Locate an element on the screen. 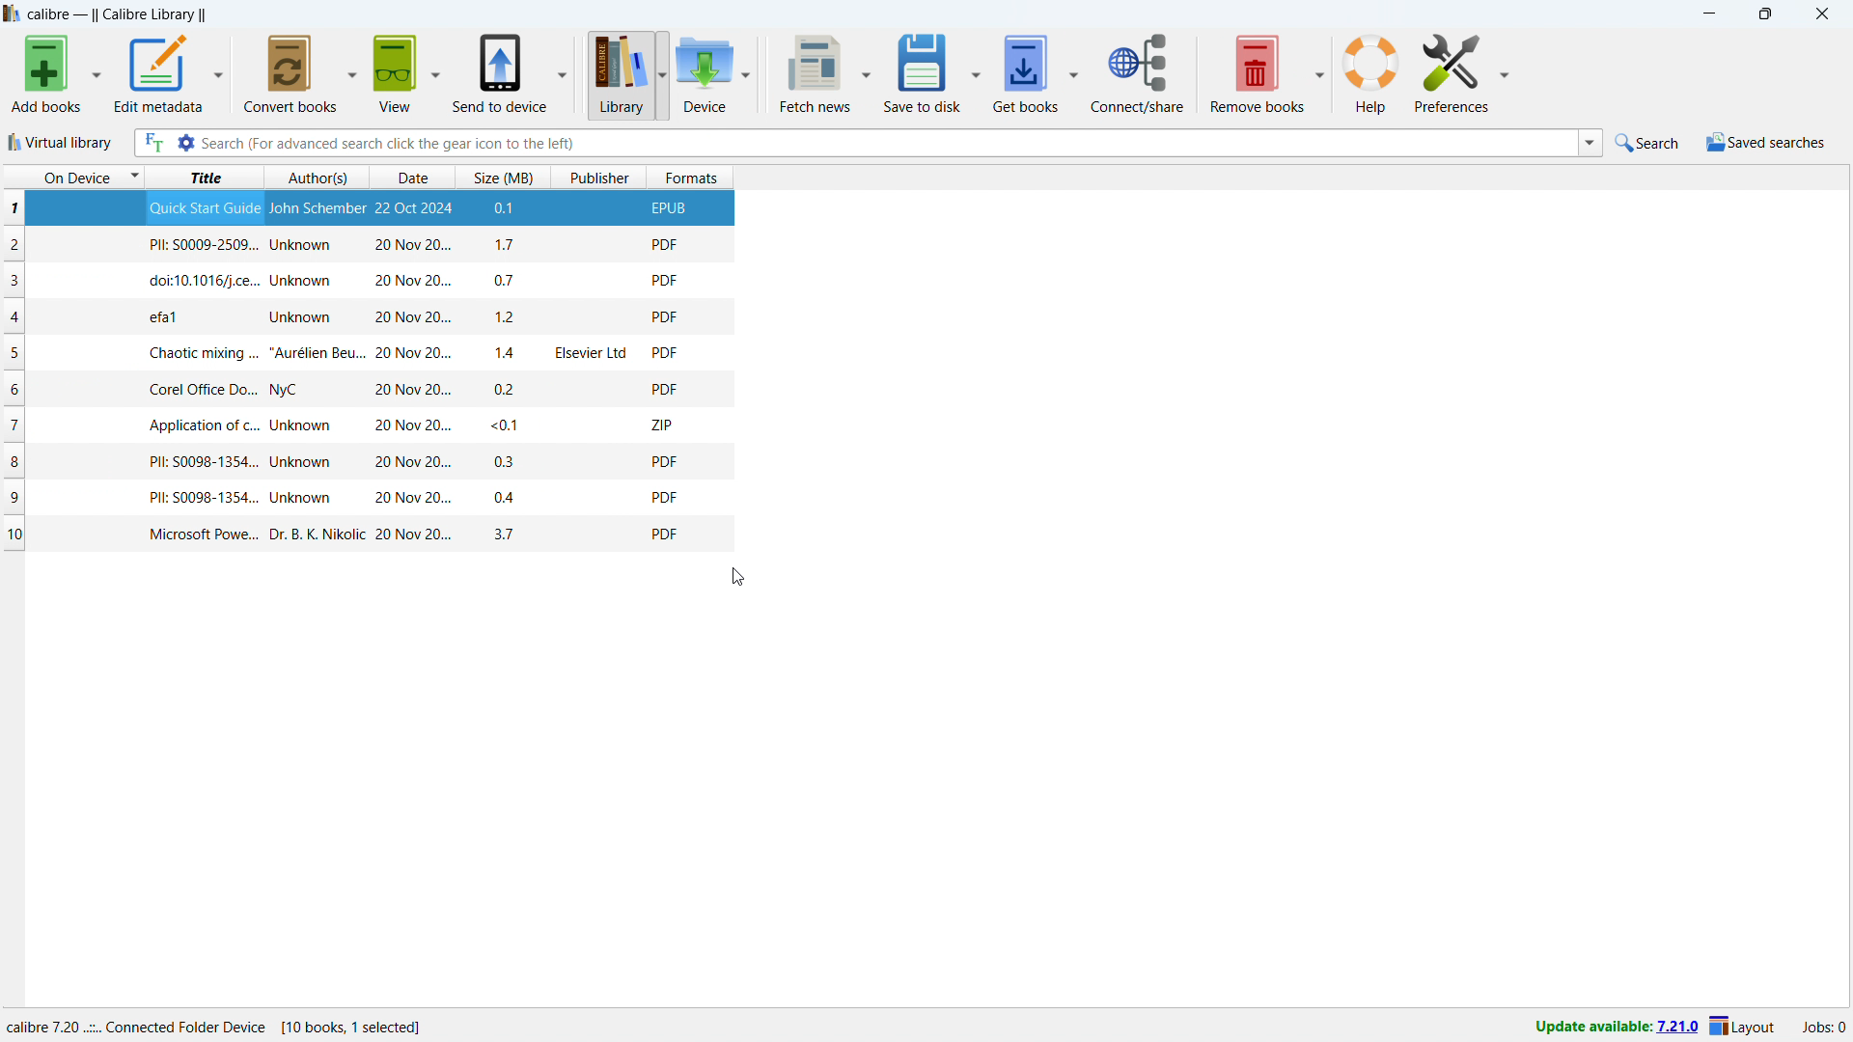 This screenshot has height=1042, width=1853. view options is located at coordinates (435, 72).